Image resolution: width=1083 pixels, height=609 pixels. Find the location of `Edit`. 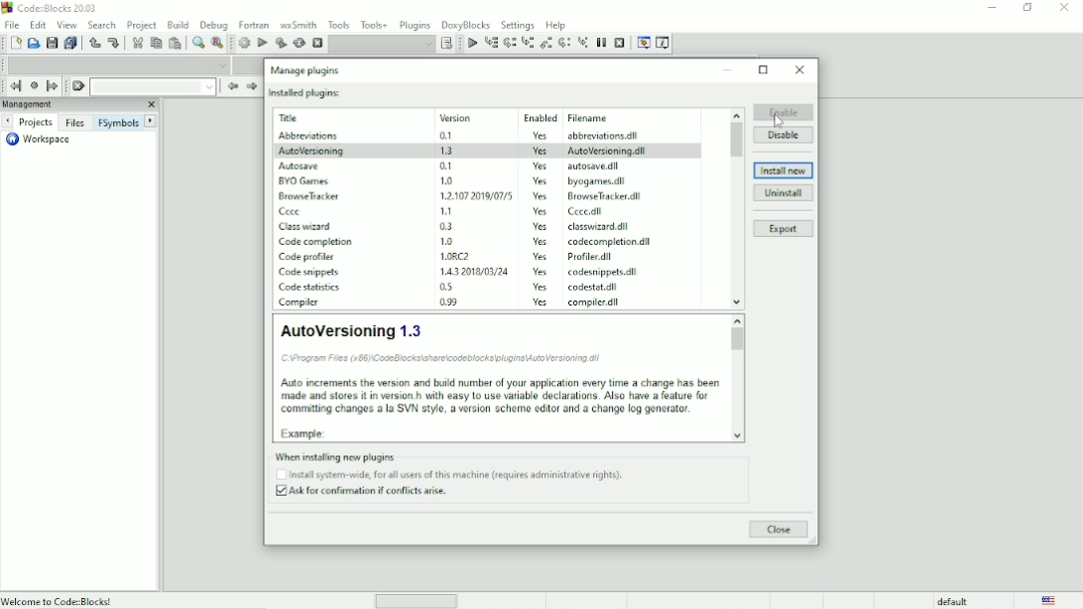

Edit is located at coordinates (39, 25).